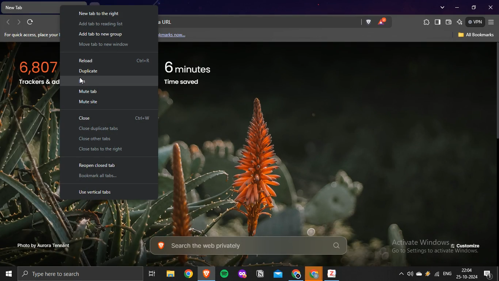 The height and width of the screenshot is (281, 499). What do you see at coordinates (72, 274) in the screenshot?
I see `type here to search` at bounding box center [72, 274].